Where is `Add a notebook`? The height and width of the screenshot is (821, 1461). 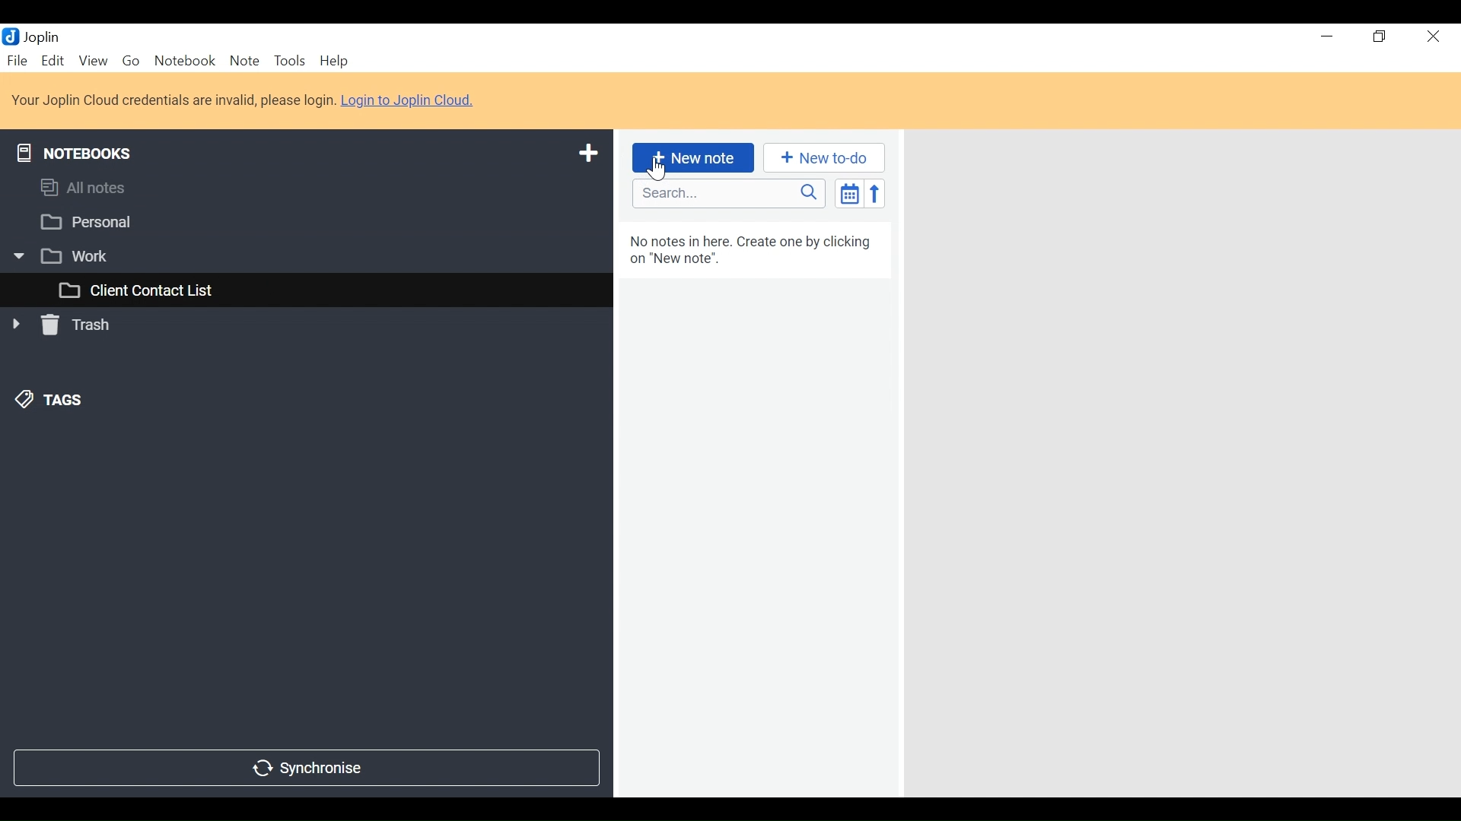
Add a notebook is located at coordinates (586, 154).